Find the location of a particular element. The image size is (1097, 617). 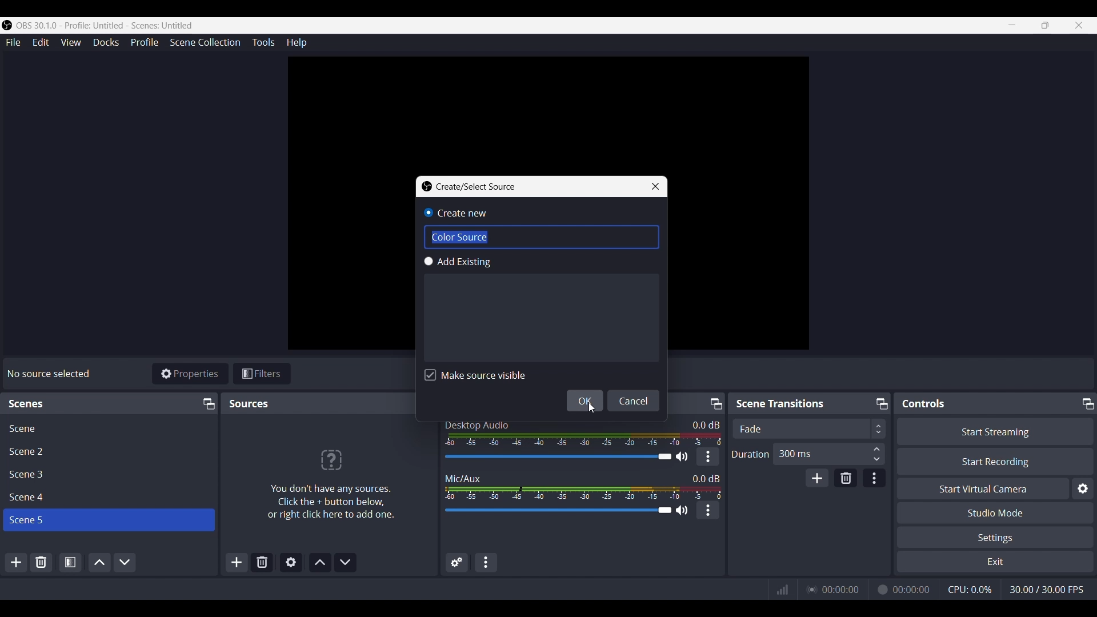

Scene Transition adjuster is located at coordinates (807, 428).